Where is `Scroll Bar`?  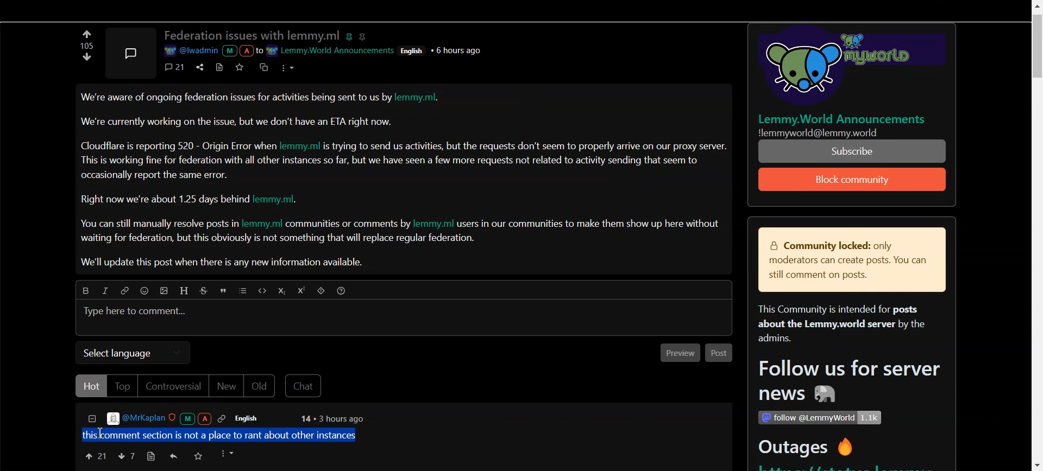 Scroll Bar is located at coordinates (1036, 235).